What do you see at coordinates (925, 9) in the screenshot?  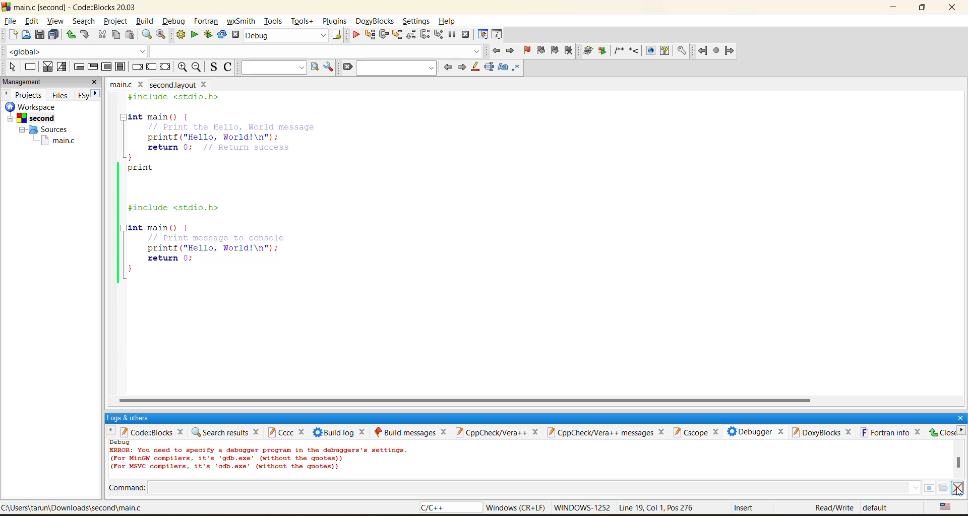 I see `maximize` at bounding box center [925, 9].